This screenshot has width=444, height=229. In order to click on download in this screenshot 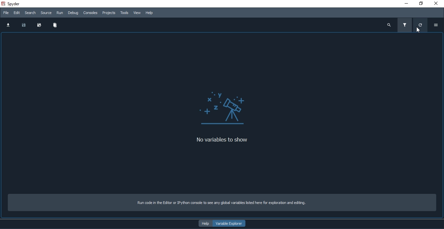, I will do `click(7, 24)`.